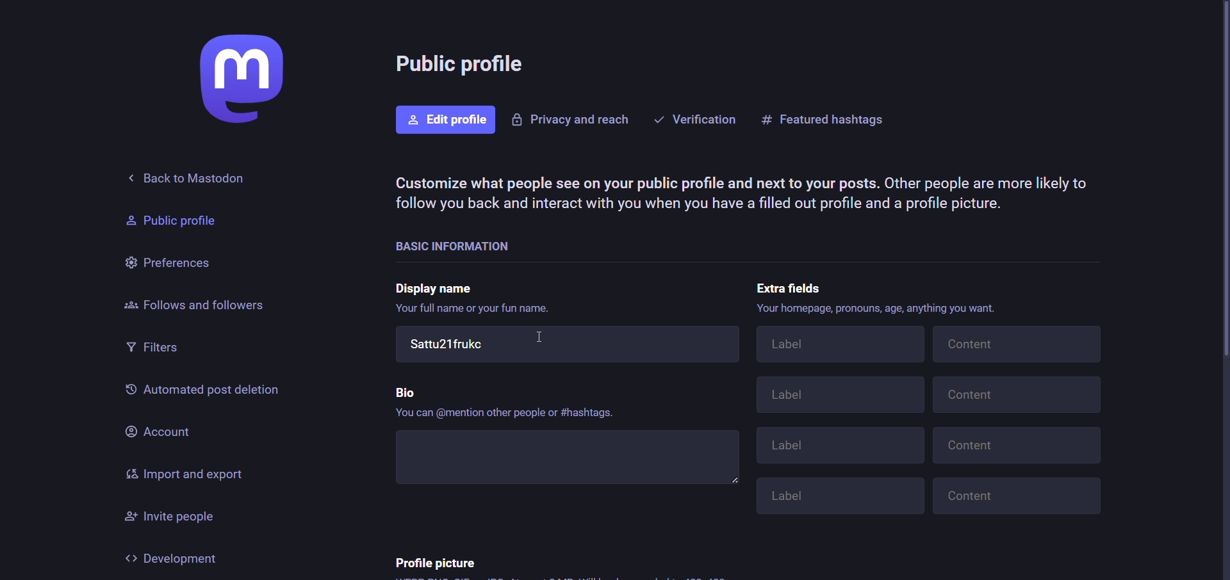 Image resolution: width=1230 pixels, height=580 pixels. What do you see at coordinates (446, 120) in the screenshot?
I see `edit profile` at bounding box center [446, 120].